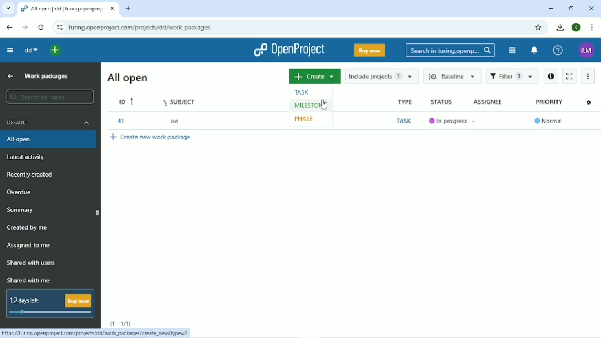 The height and width of the screenshot is (338, 601). Describe the element at coordinates (305, 120) in the screenshot. I see `Phase` at that location.